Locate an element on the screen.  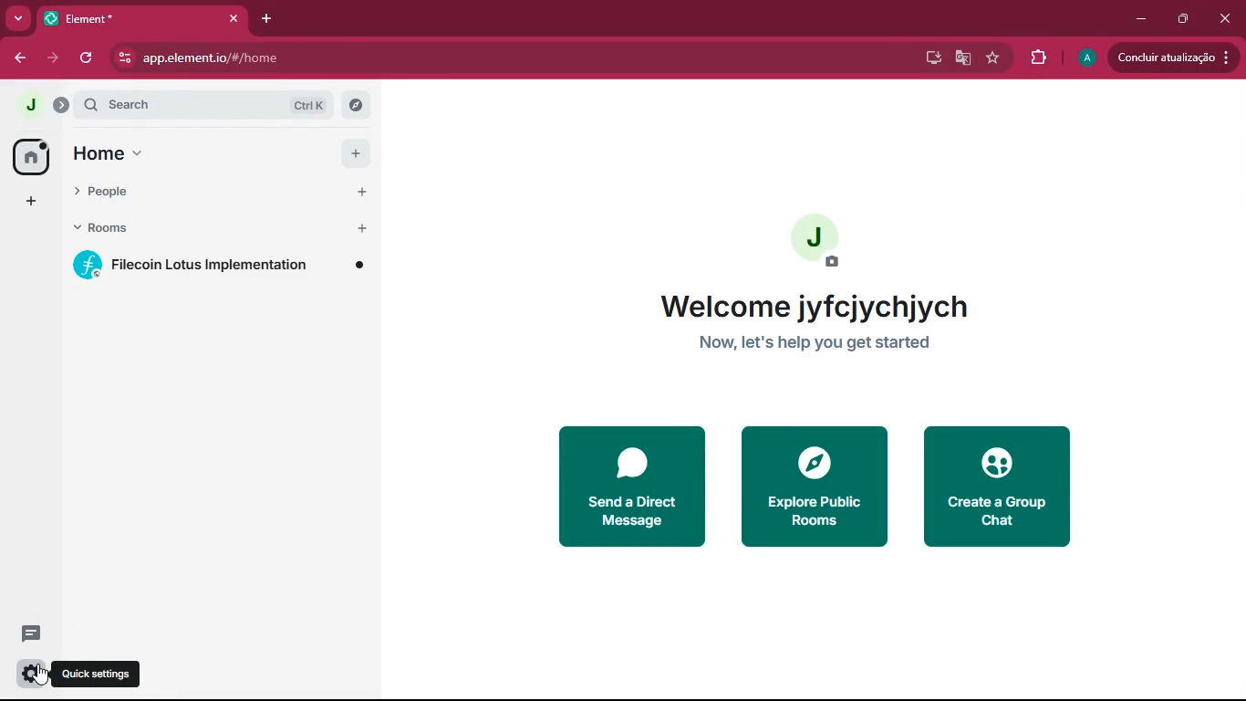
explore is located at coordinates (810, 486).